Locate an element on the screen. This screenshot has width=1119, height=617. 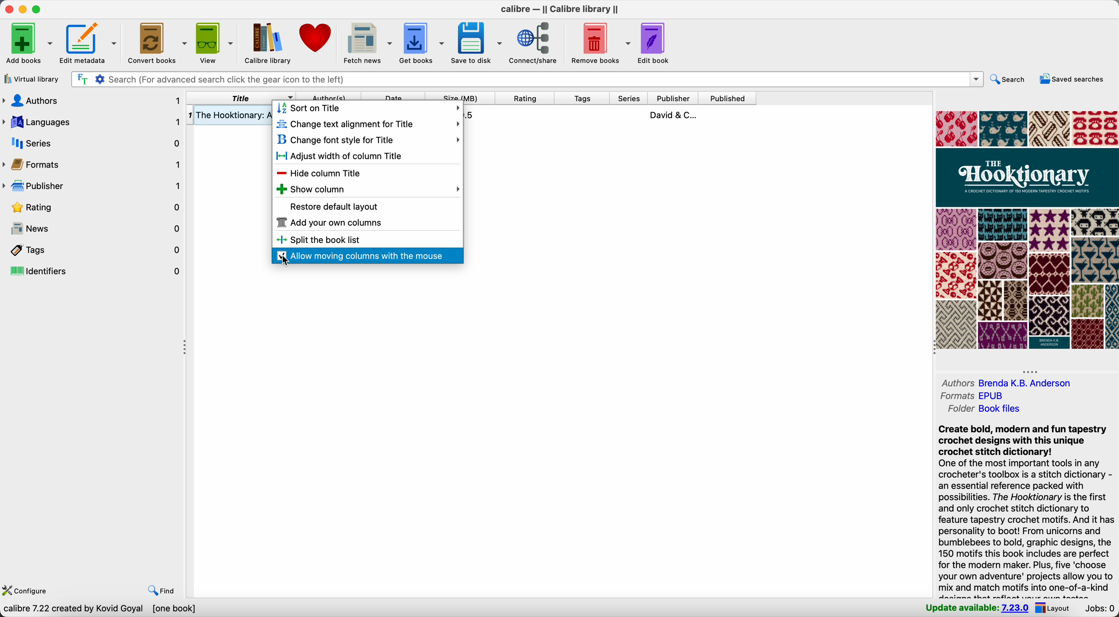
date is located at coordinates (392, 96).